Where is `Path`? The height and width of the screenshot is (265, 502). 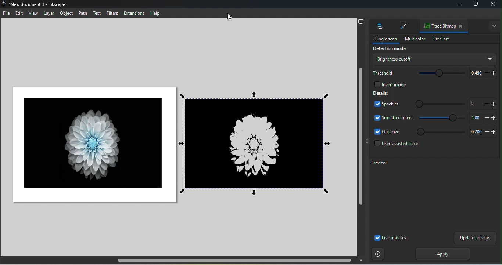 Path is located at coordinates (83, 13).